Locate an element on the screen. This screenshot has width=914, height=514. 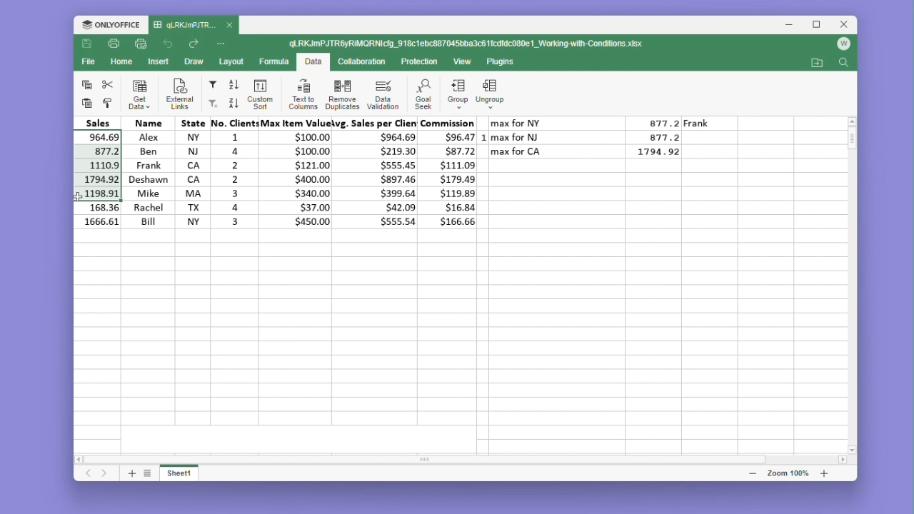
Protection is located at coordinates (416, 62).